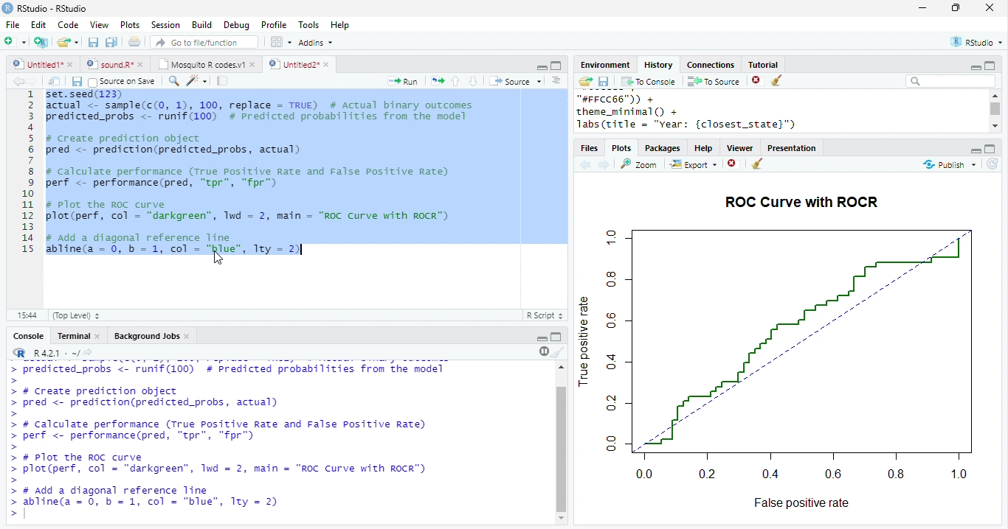 The width and height of the screenshot is (1008, 529). Describe the element at coordinates (238, 26) in the screenshot. I see `Debug` at that location.